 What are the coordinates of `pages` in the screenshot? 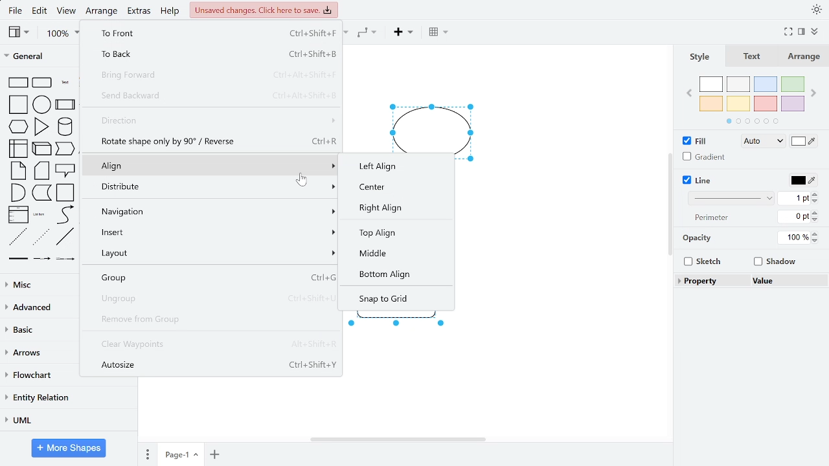 It's located at (146, 454).